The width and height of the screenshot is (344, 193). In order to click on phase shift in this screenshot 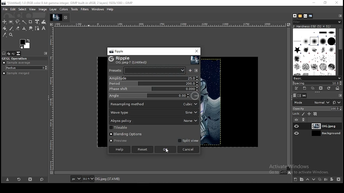, I will do `click(154, 89)`.